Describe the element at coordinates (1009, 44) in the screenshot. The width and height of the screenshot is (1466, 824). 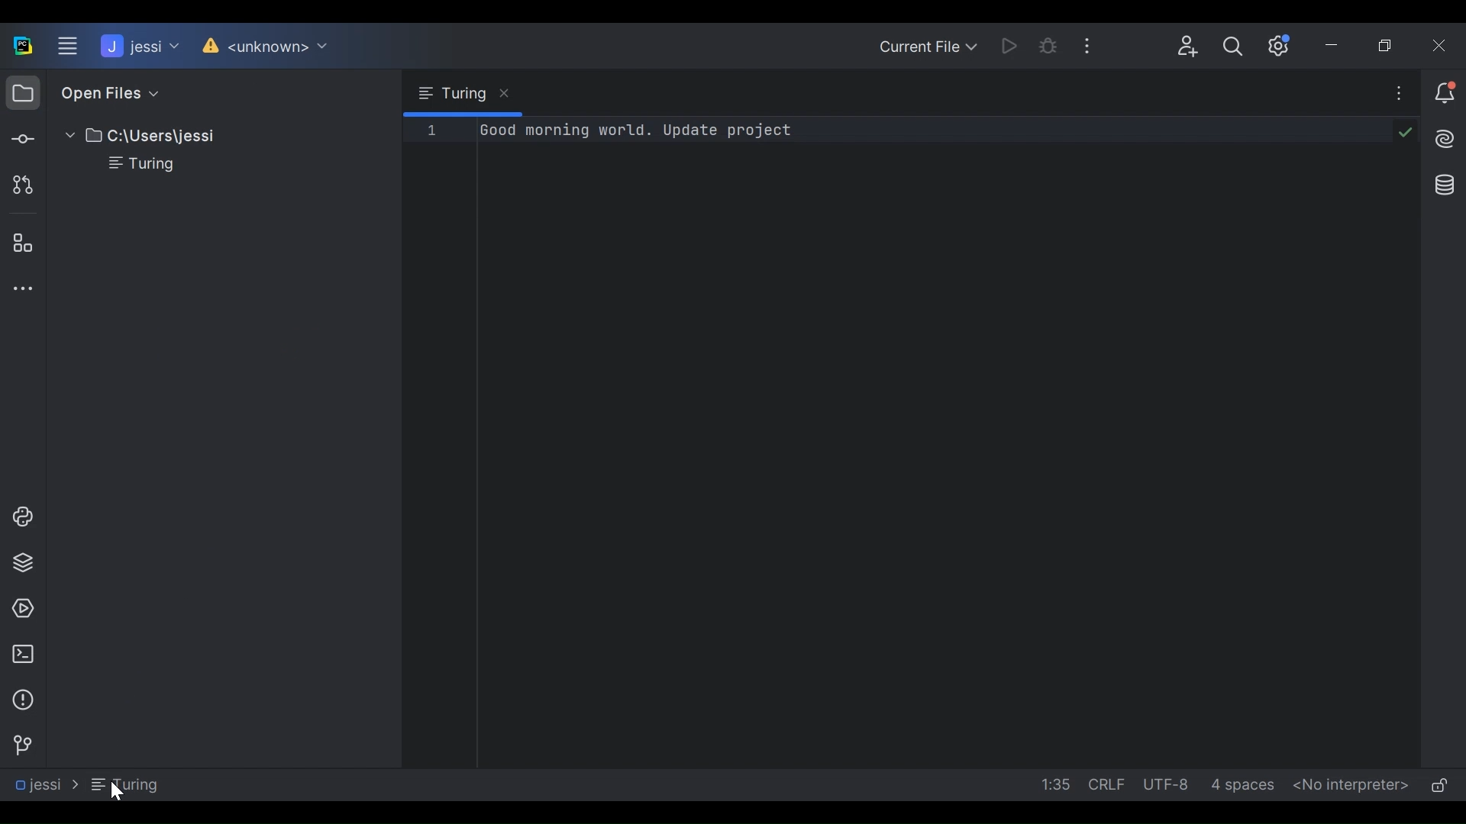
I see `Run` at that location.